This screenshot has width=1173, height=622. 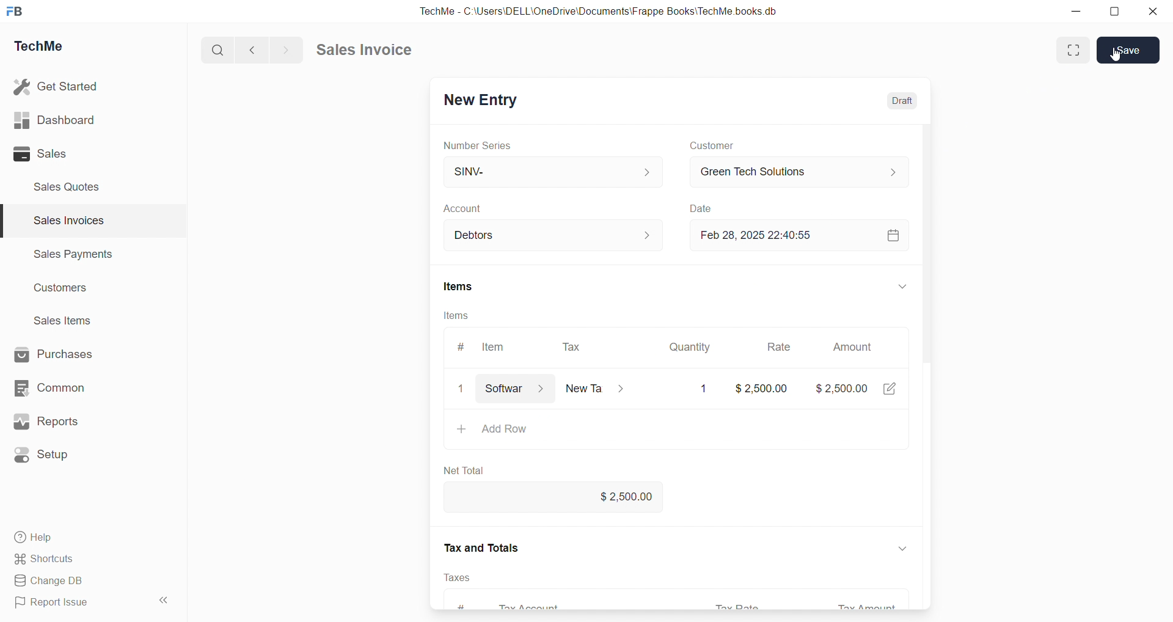 What do you see at coordinates (284, 50) in the screenshot?
I see `forward` at bounding box center [284, 50].